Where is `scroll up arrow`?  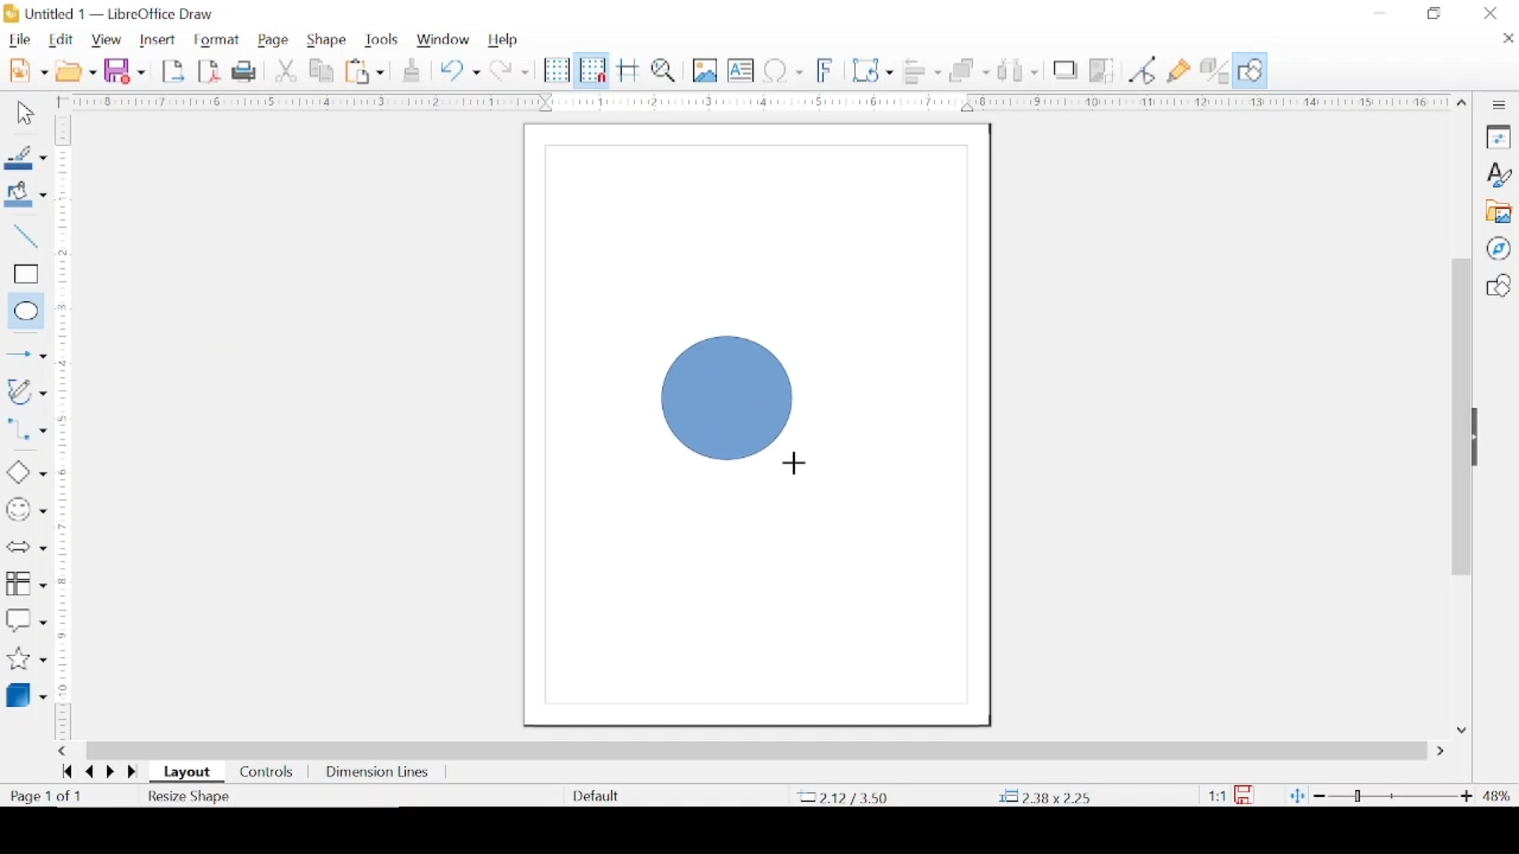
scroll up arrow is located at coordinates (1463, 100).